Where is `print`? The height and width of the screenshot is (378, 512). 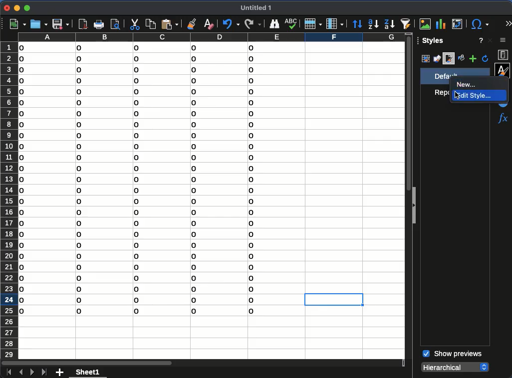 print is located at coordinates (99, 24).